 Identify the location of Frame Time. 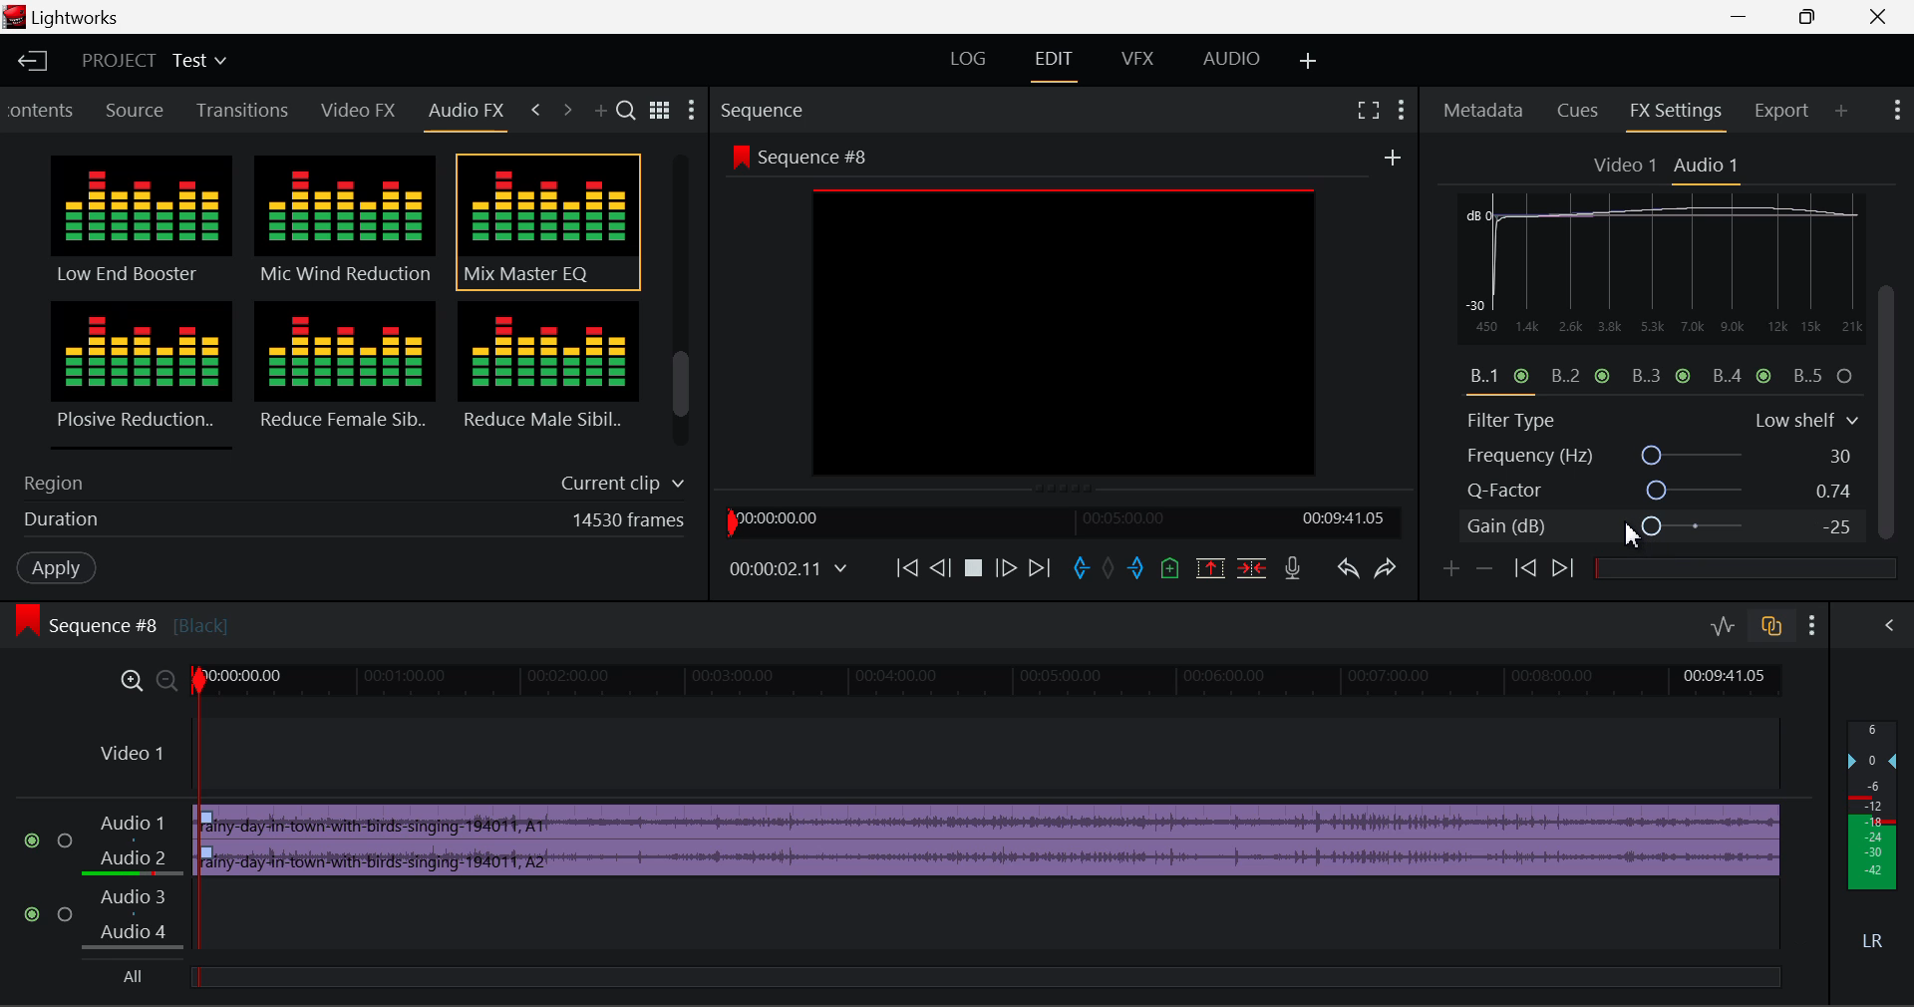
(786, 568).